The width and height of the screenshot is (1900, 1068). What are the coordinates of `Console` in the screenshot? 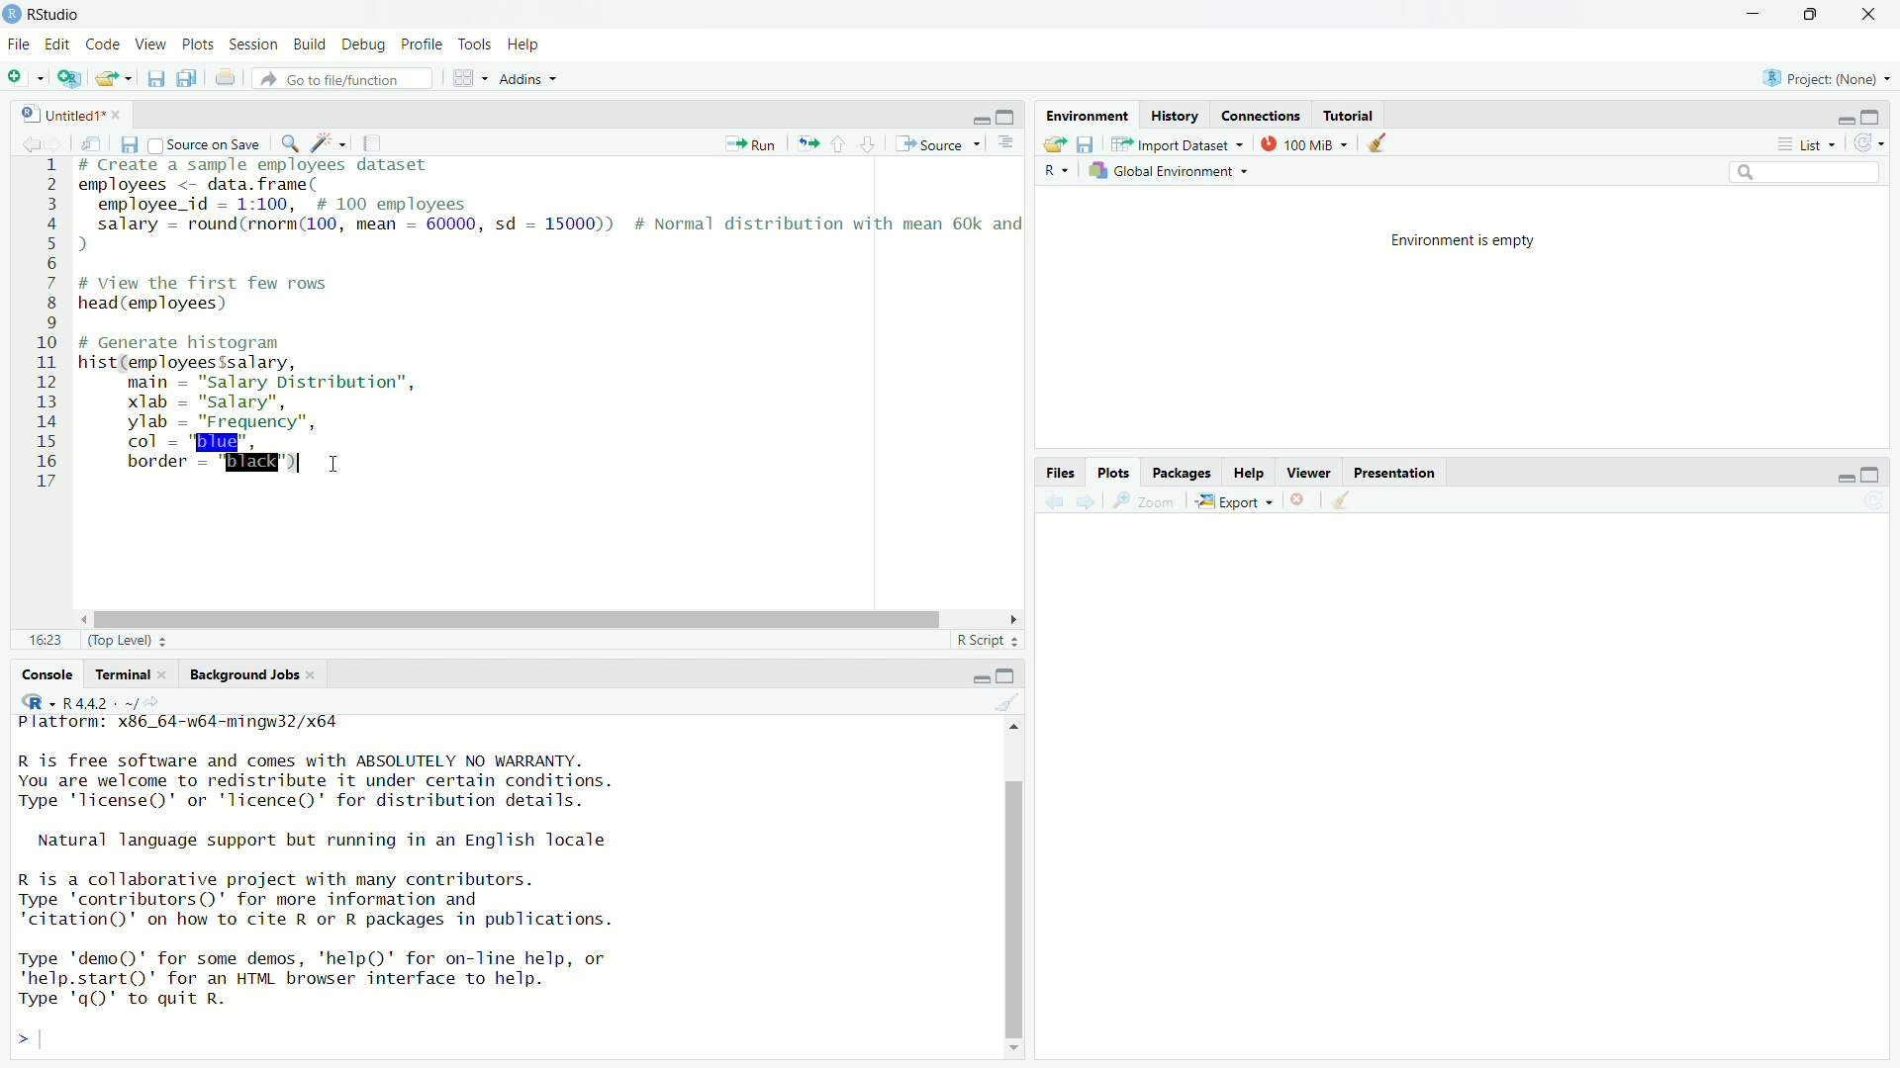 It's located at (49, 674).